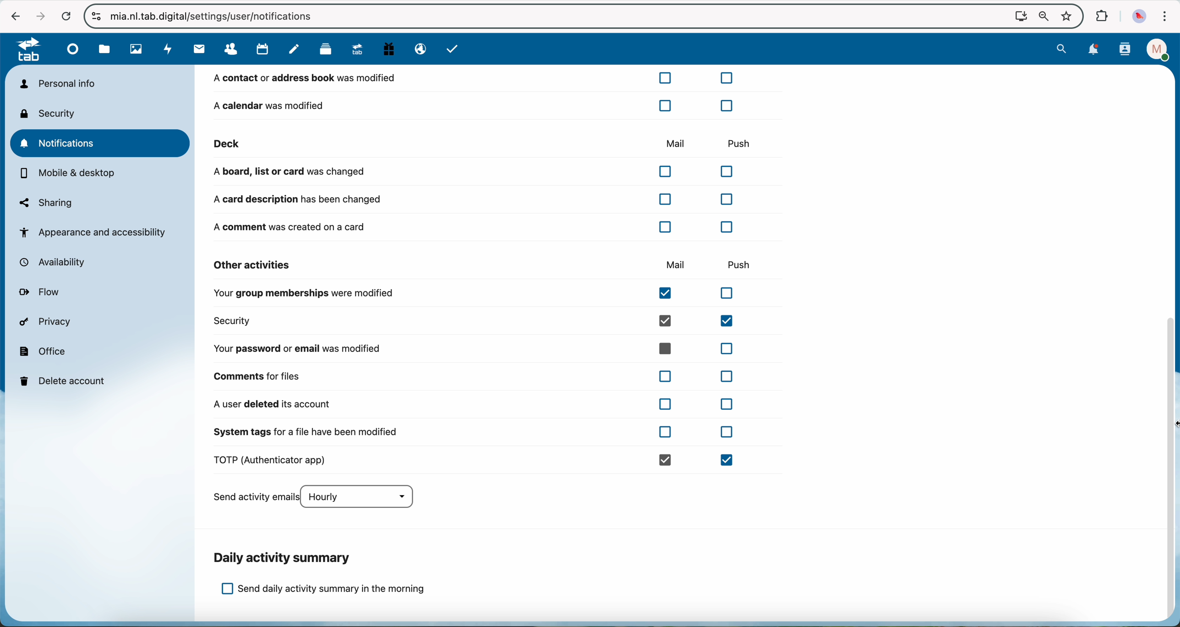 The width and height of the screenshot is (1180, 627). Describe the element at coordinates (475, 80) in the screenshot. I see `a contact or address book was modified` at that location.